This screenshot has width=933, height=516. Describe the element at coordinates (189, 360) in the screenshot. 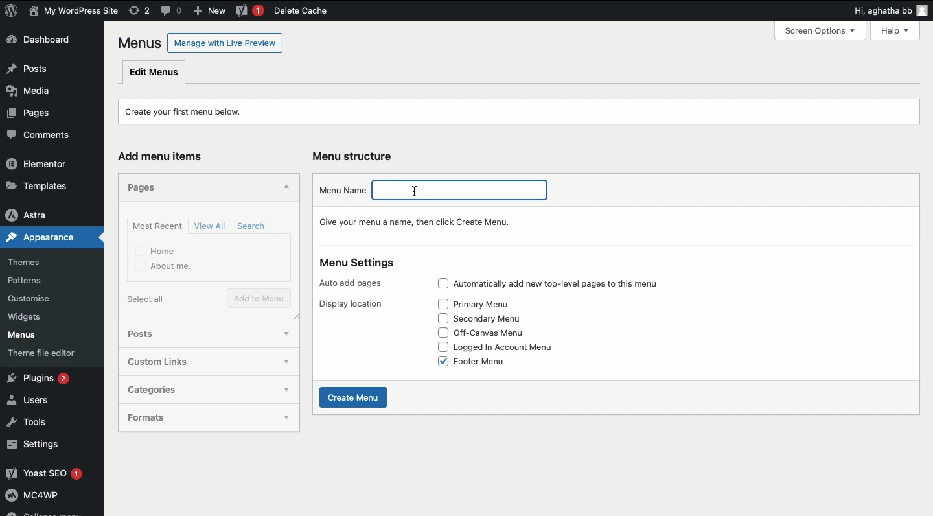

I see `Custom links` at that location.